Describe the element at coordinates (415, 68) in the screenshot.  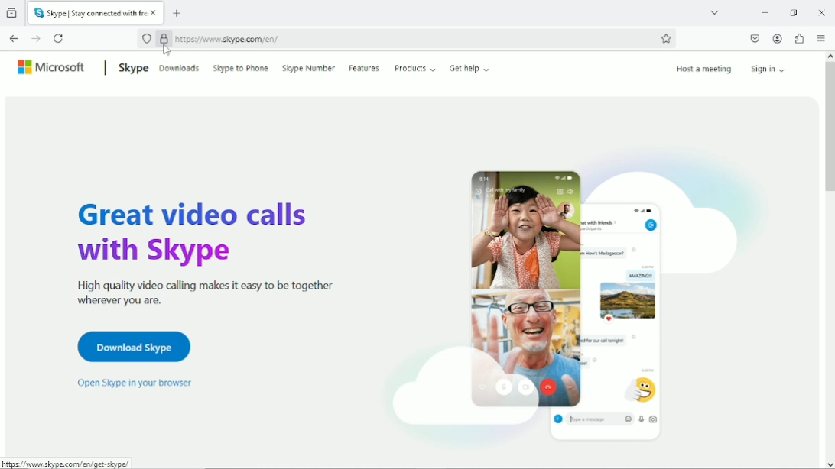
I see `Products` at that location.